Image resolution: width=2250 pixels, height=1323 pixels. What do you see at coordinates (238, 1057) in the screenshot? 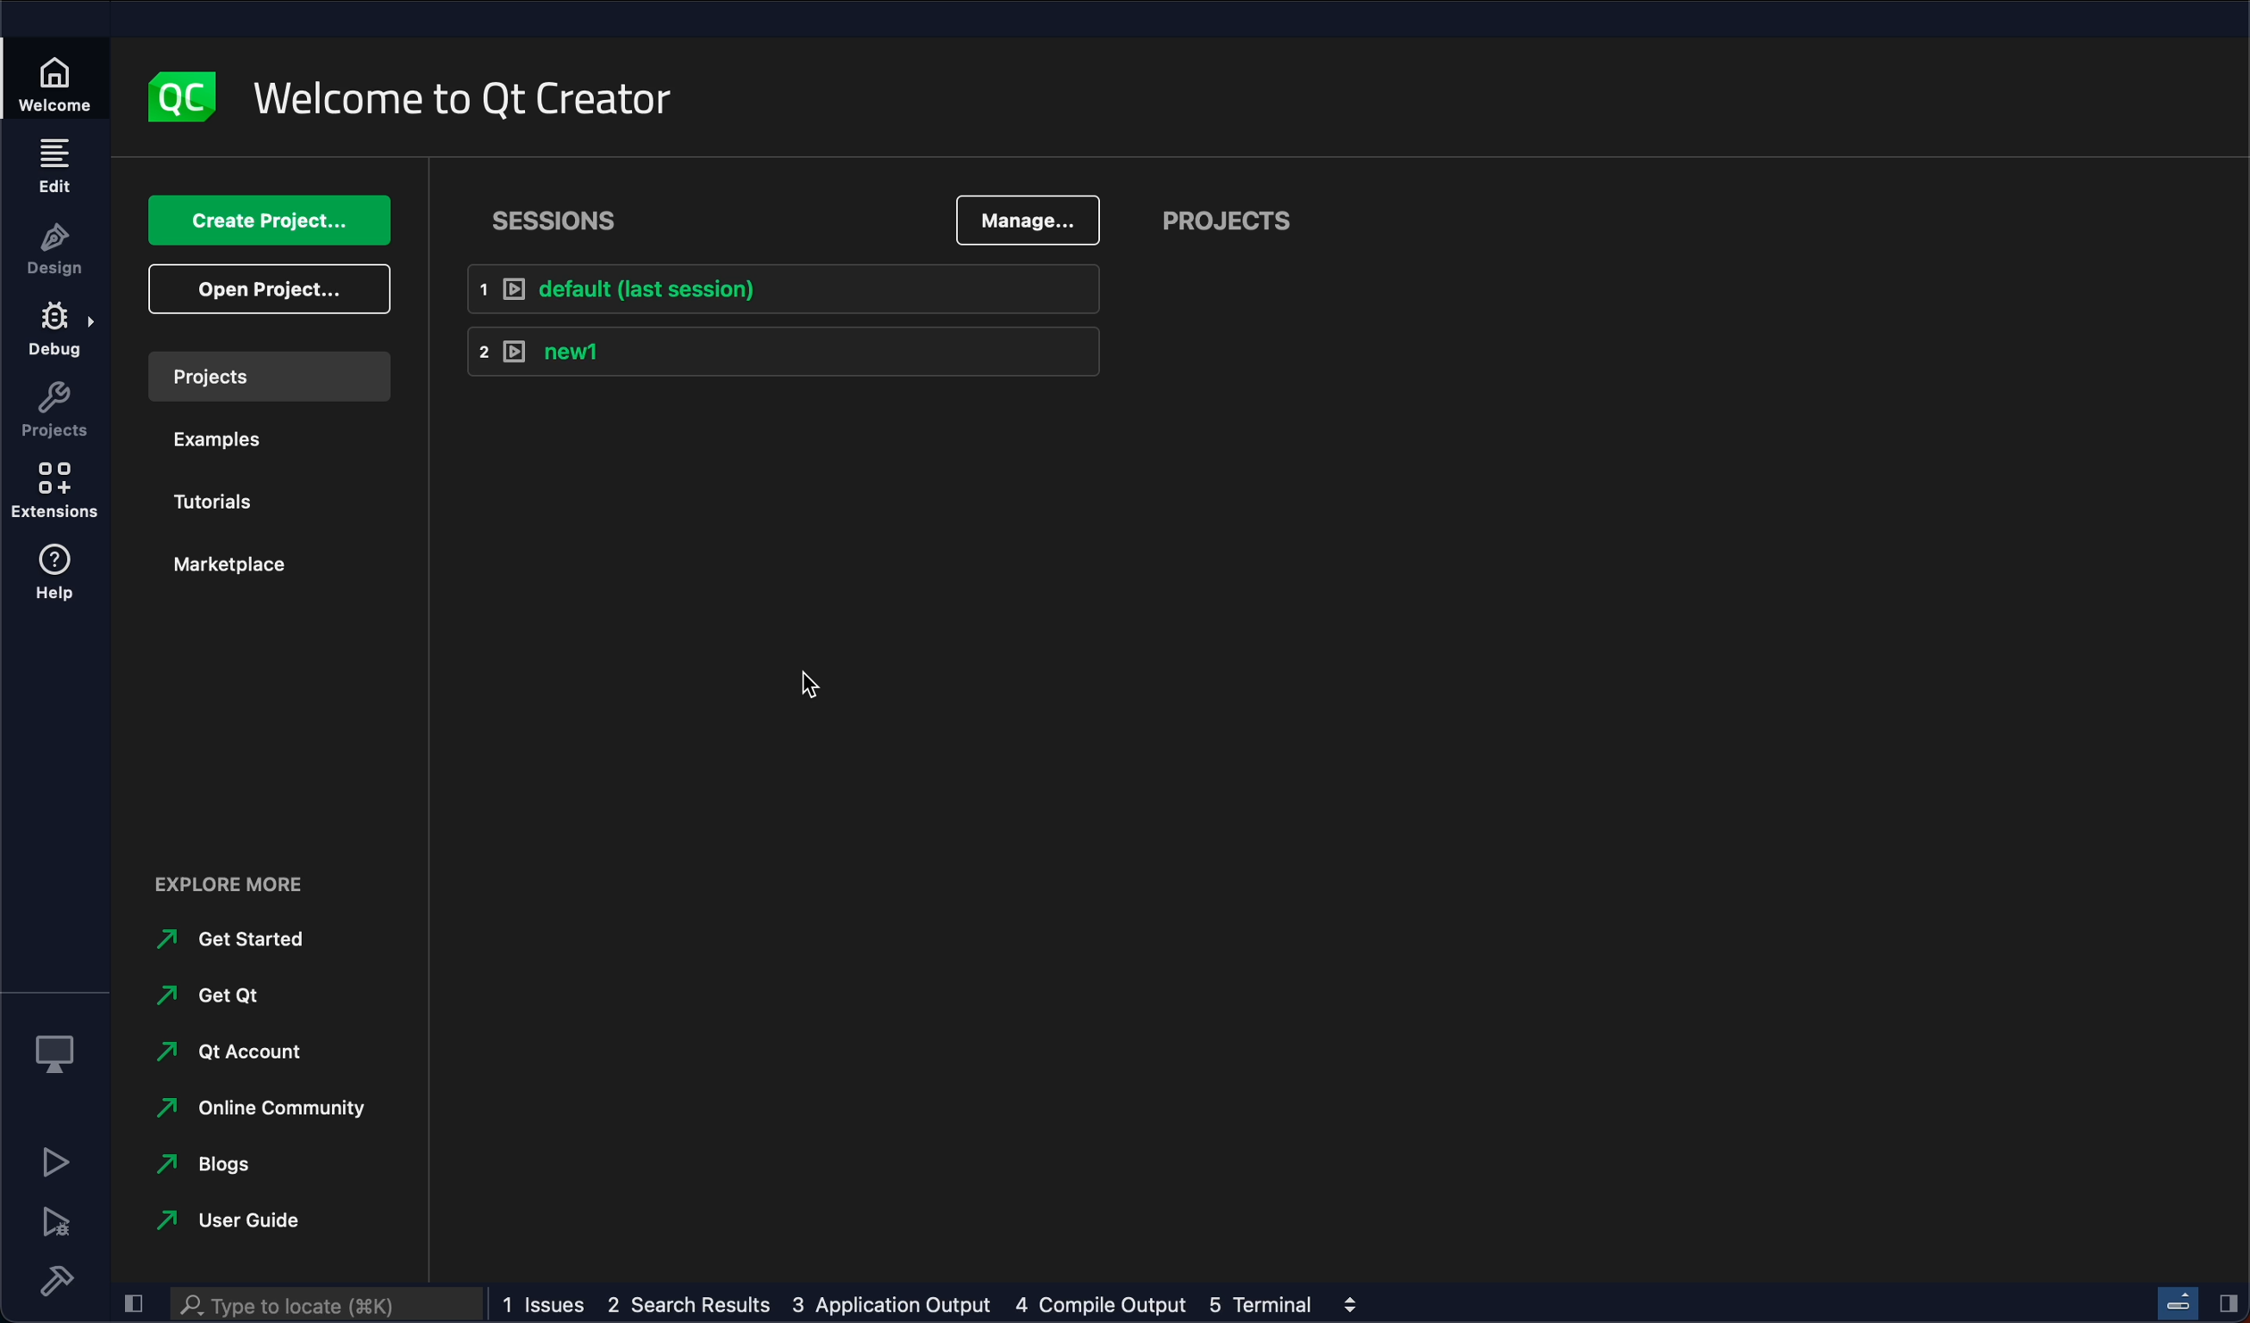
I see `qt account` at bounding box center [238, 1057].